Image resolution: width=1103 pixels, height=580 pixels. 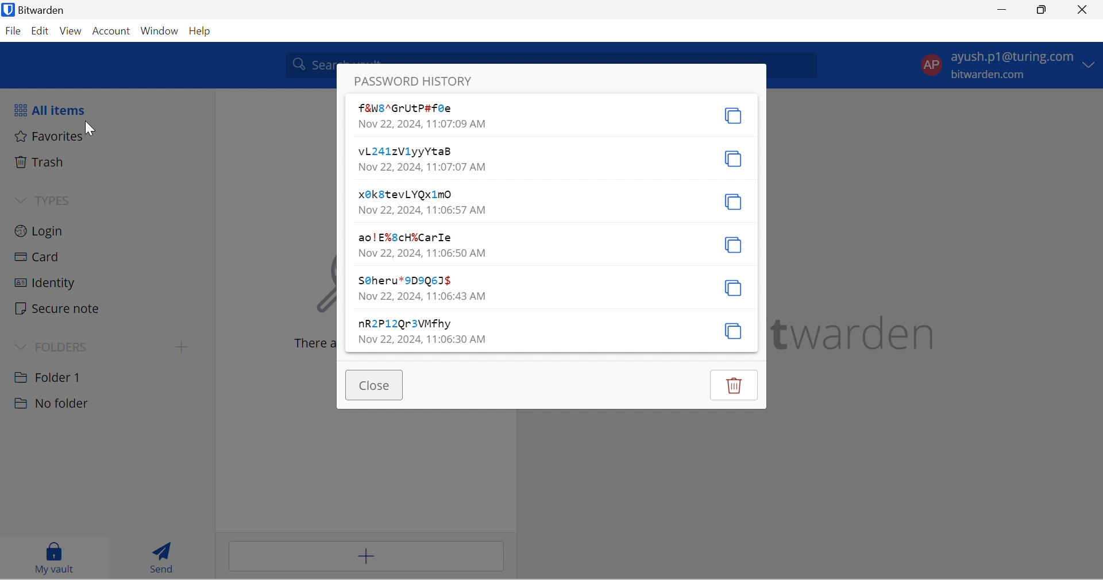 I want to click on Trash, so click(x=44, y=161).